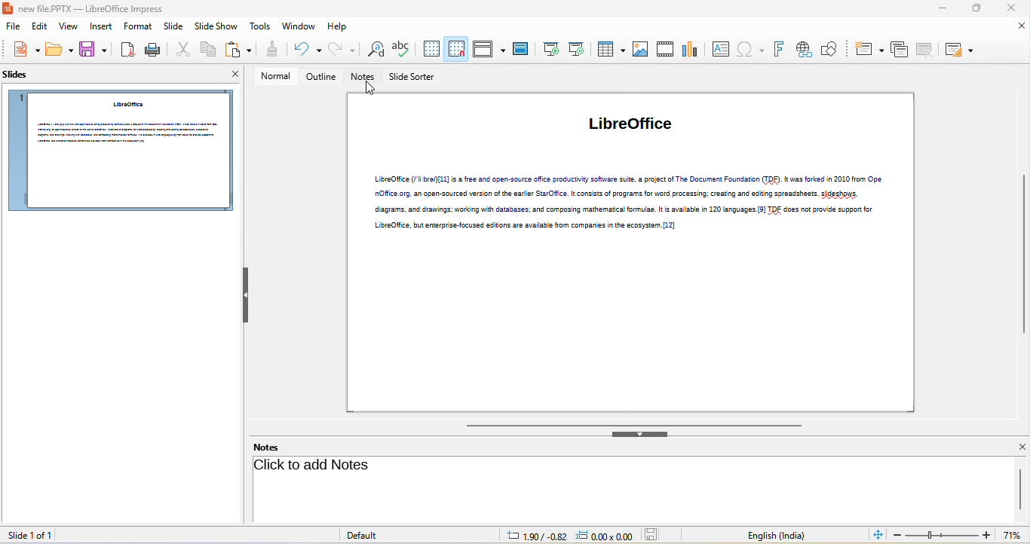 The height and width of the screenshot is (544, 1030). I want to click on new slide, so click(868, 50).